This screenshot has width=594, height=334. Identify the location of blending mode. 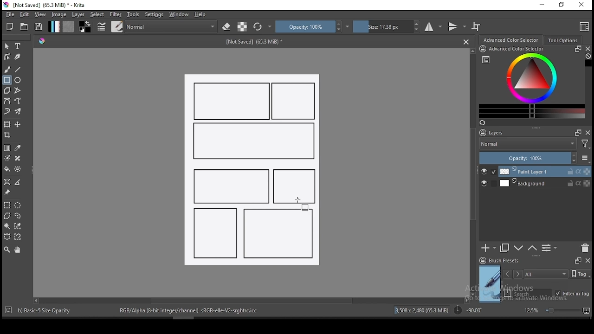
(527, 145).